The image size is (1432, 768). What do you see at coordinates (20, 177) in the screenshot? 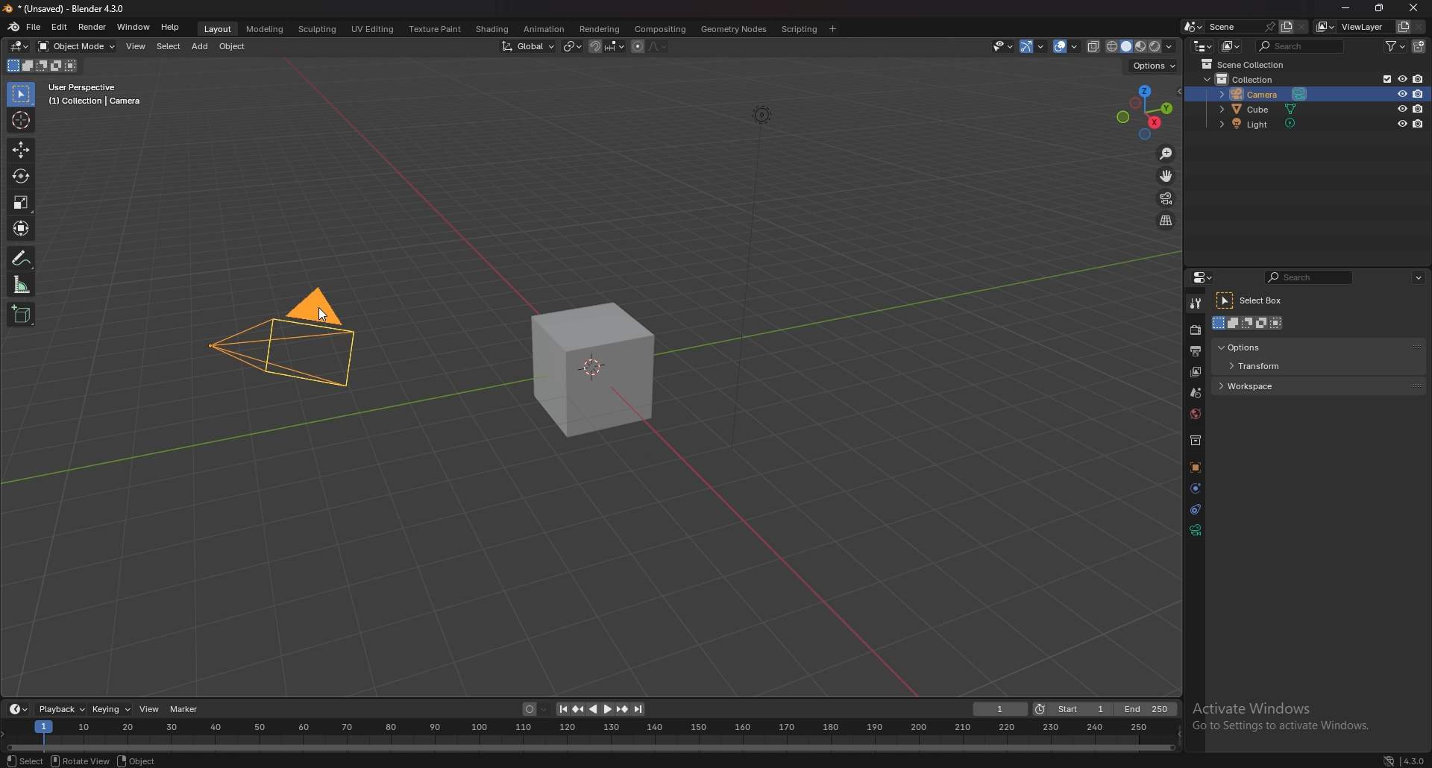
I see `rotate` at bounding box center [20, 177].